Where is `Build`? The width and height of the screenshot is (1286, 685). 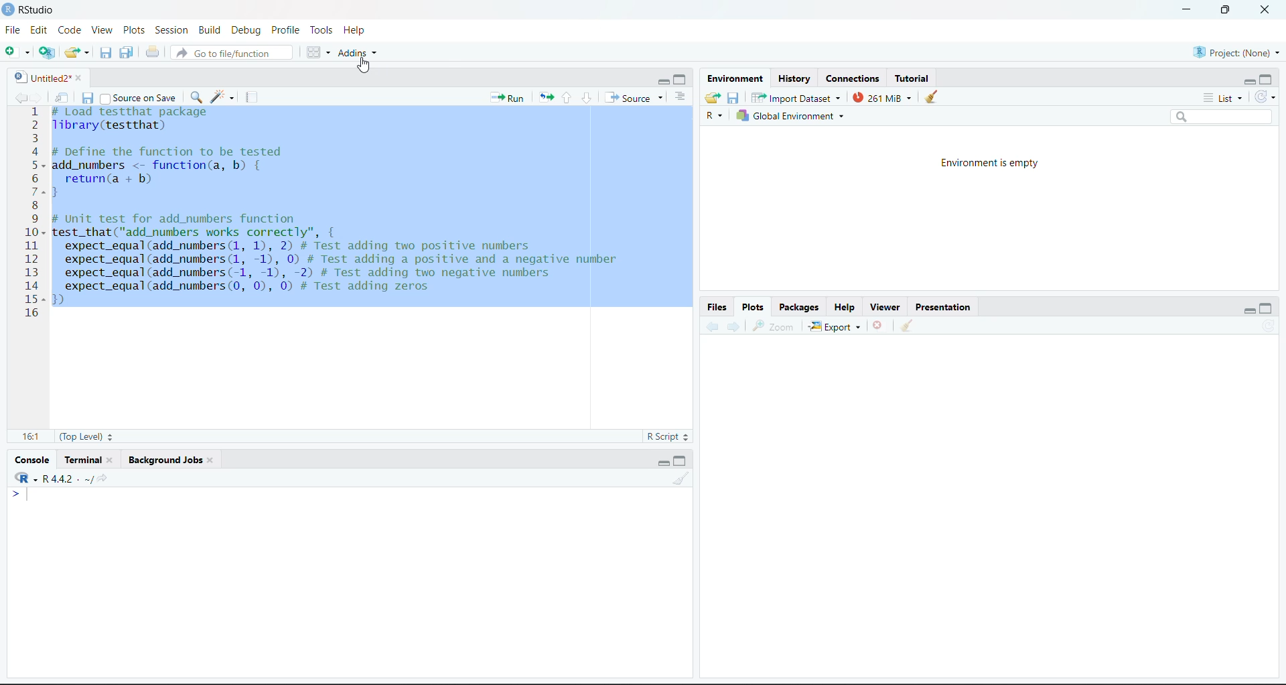
Build is located at coordinates (208, 29).